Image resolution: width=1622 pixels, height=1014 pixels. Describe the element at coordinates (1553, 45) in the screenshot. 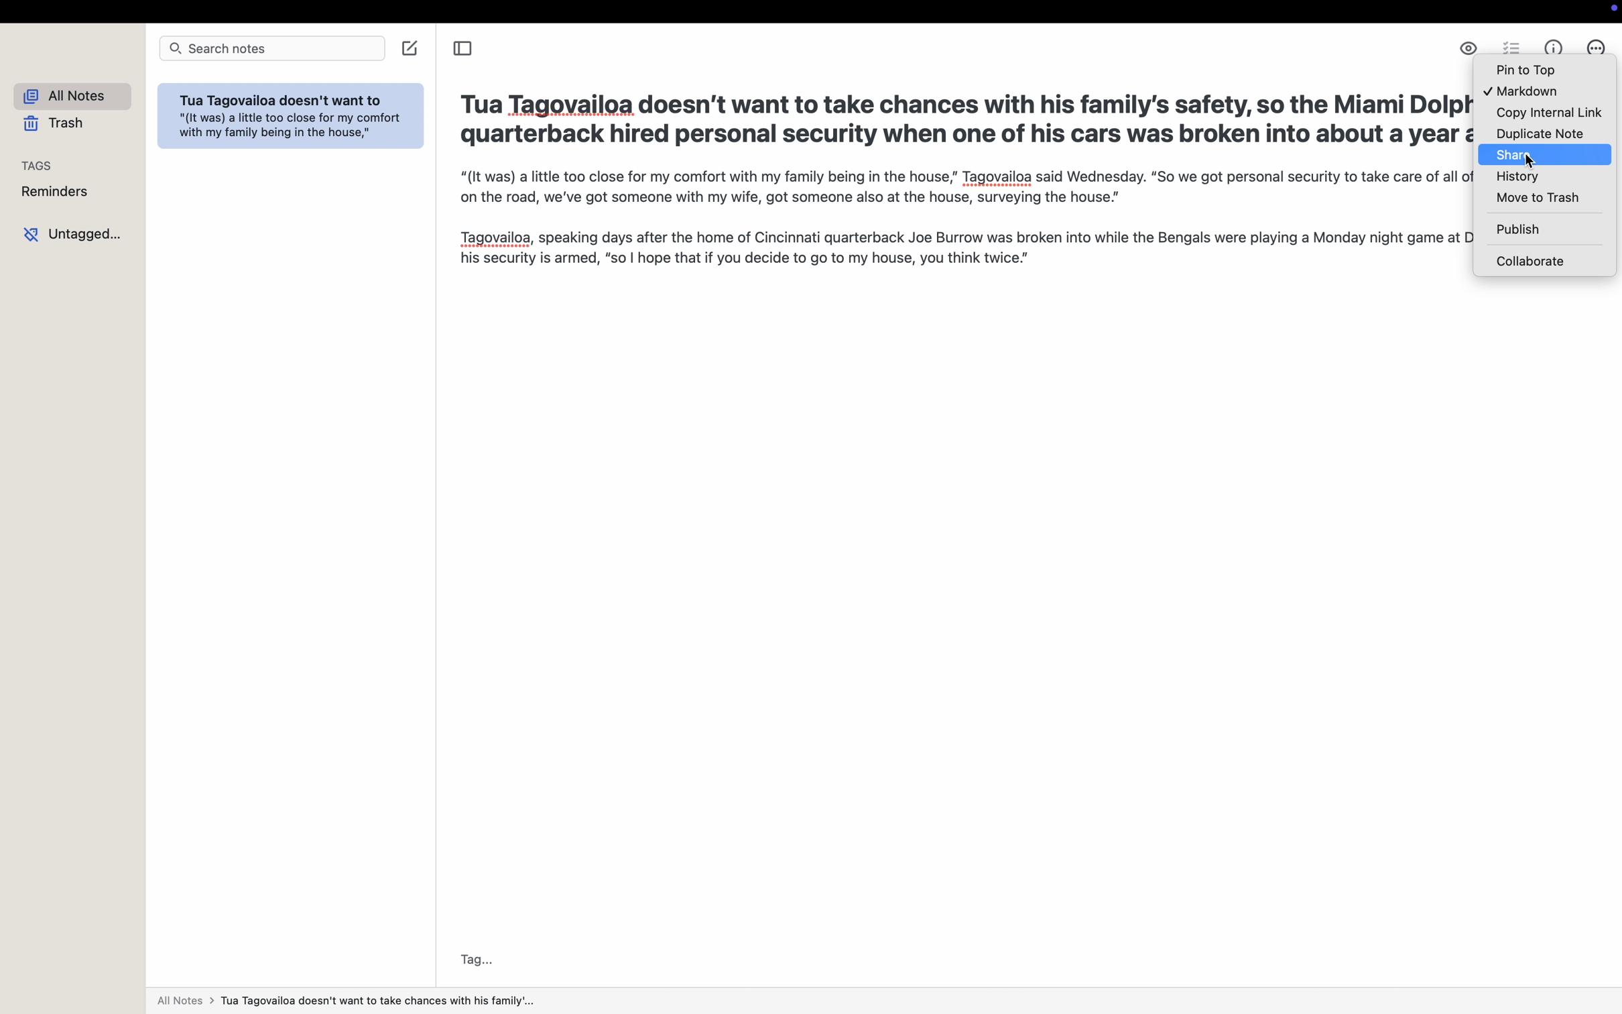

I see `metrics` at that location.